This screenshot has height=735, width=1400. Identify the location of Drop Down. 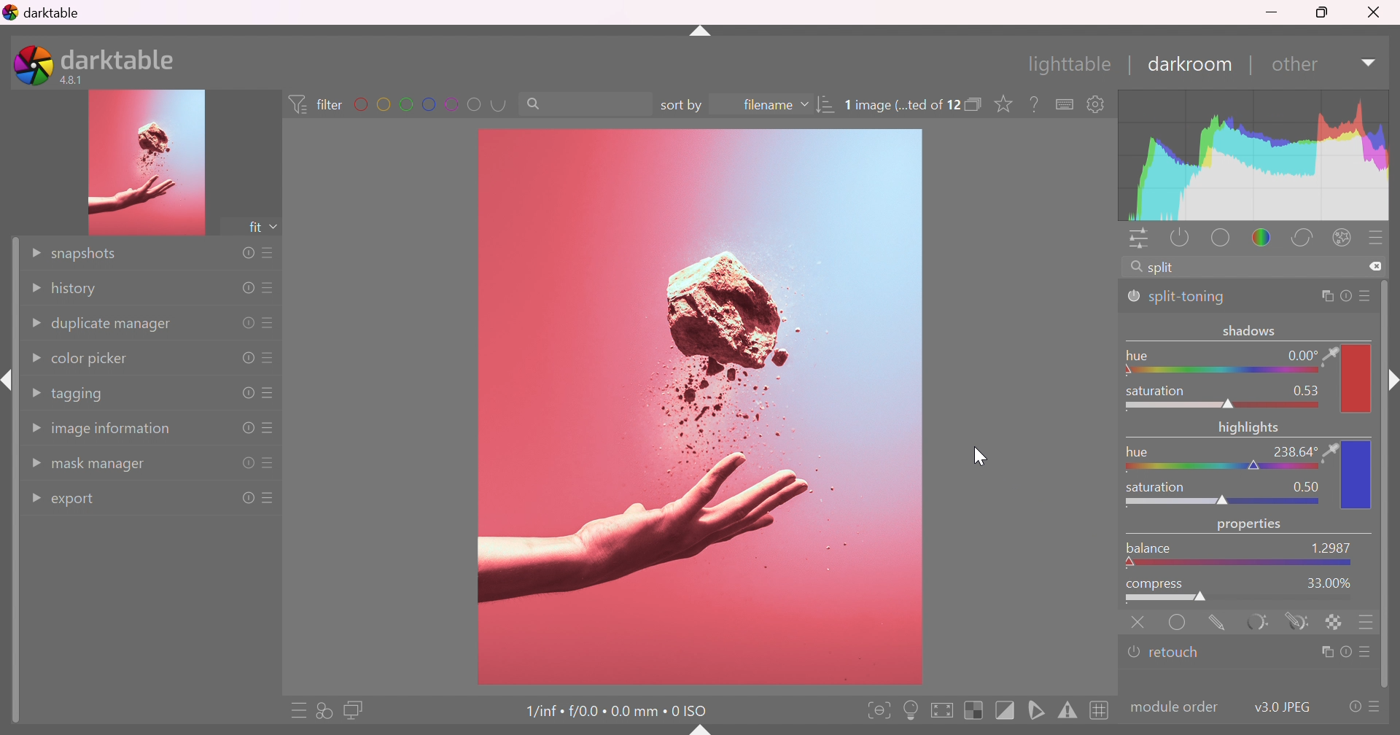
(34, 289).